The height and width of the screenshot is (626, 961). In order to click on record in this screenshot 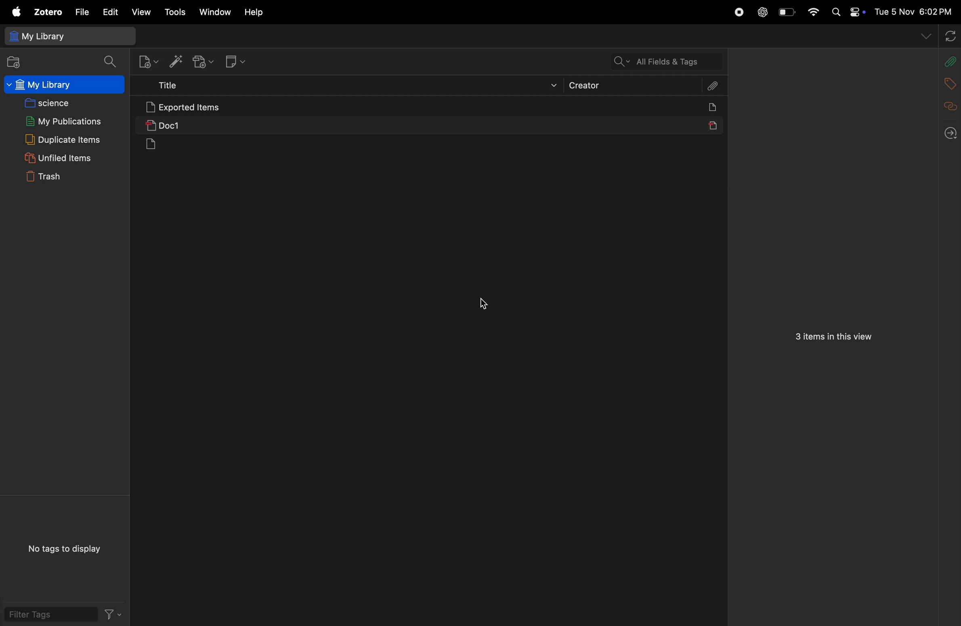, I will do `click(736, 12)`.